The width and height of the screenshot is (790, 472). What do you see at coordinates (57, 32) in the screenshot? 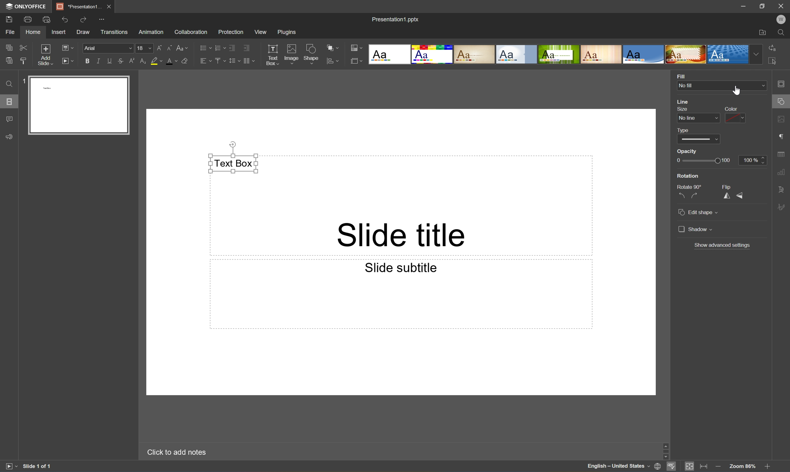
I see `Insert` at bounding box center [57, 32].